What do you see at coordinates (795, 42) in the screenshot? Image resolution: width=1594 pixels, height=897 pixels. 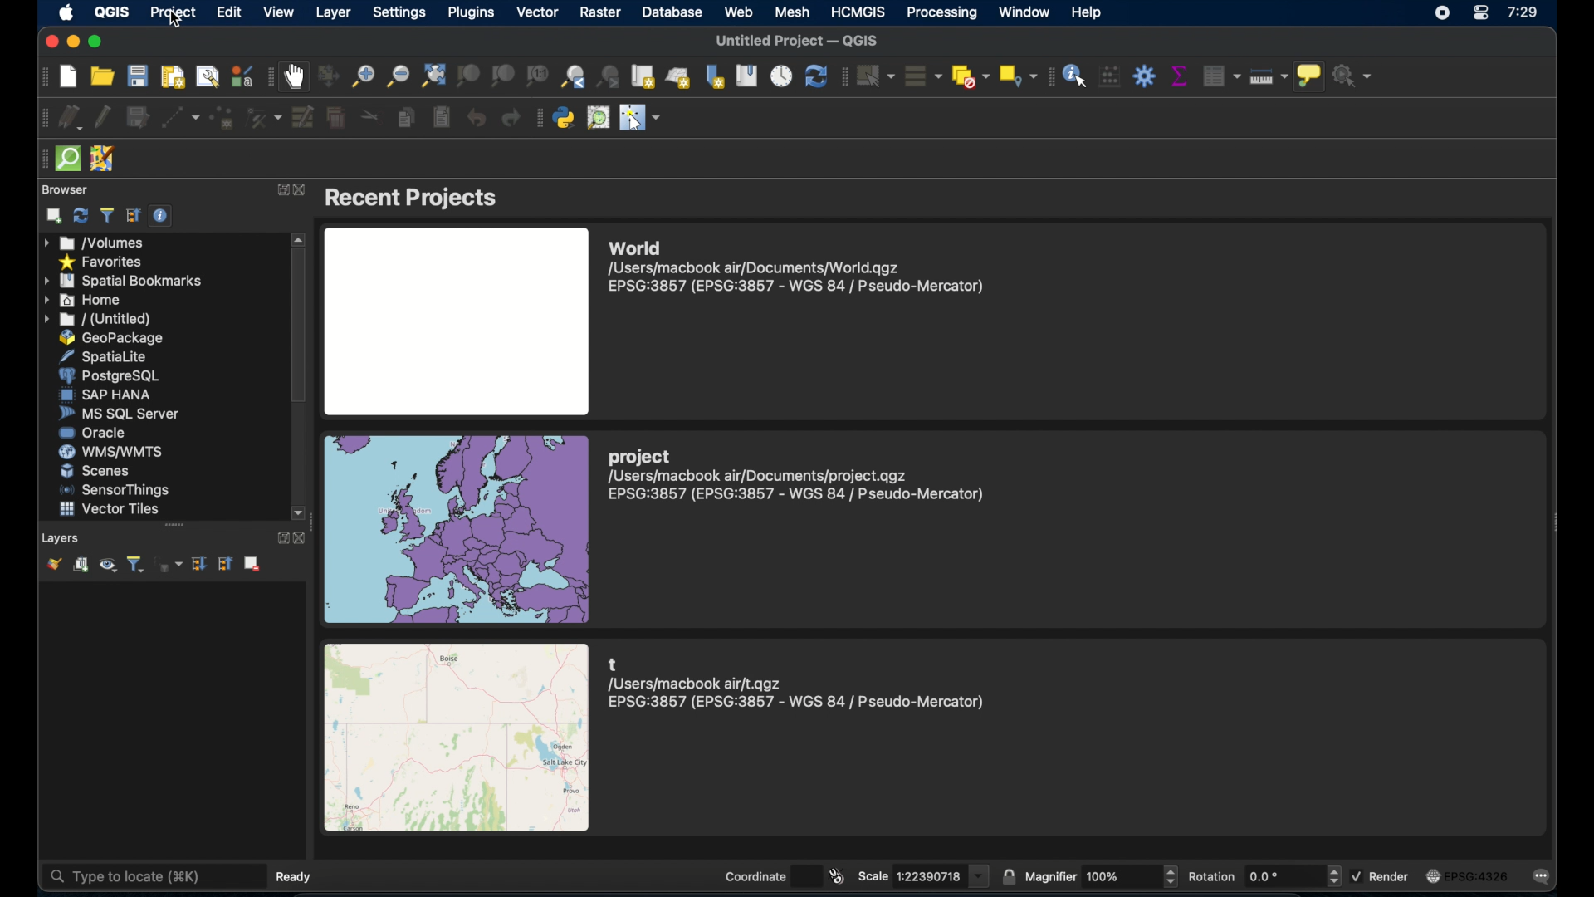 I see `untitled project -QGIS` at bounding box center [795, 42].